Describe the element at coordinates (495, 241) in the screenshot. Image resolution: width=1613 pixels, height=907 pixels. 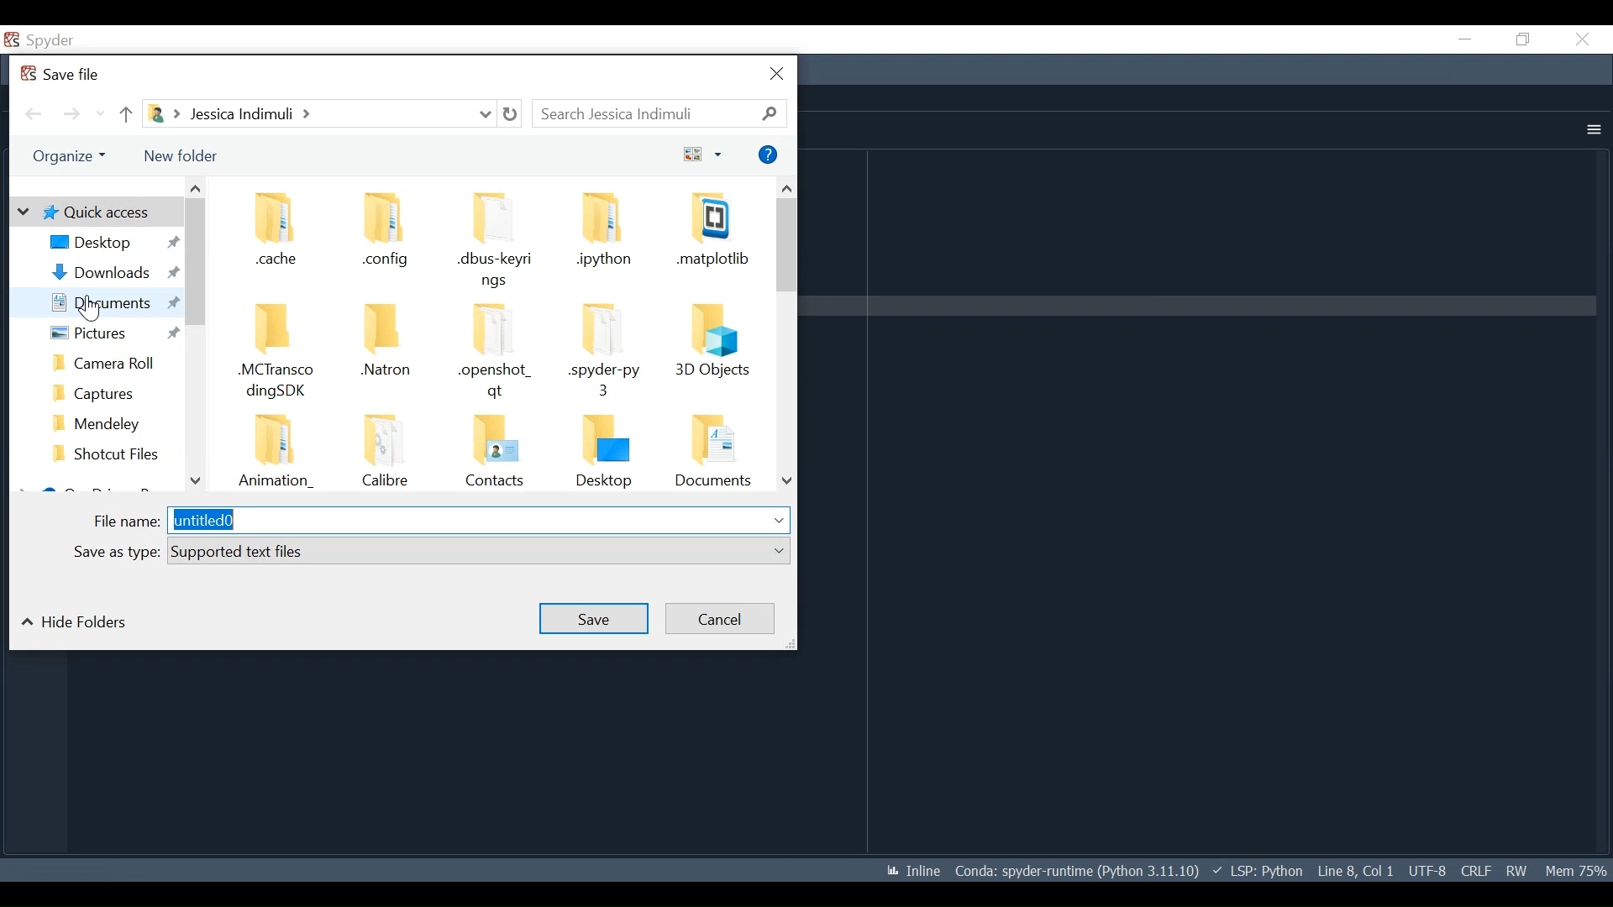
I see `Folder` at that location.